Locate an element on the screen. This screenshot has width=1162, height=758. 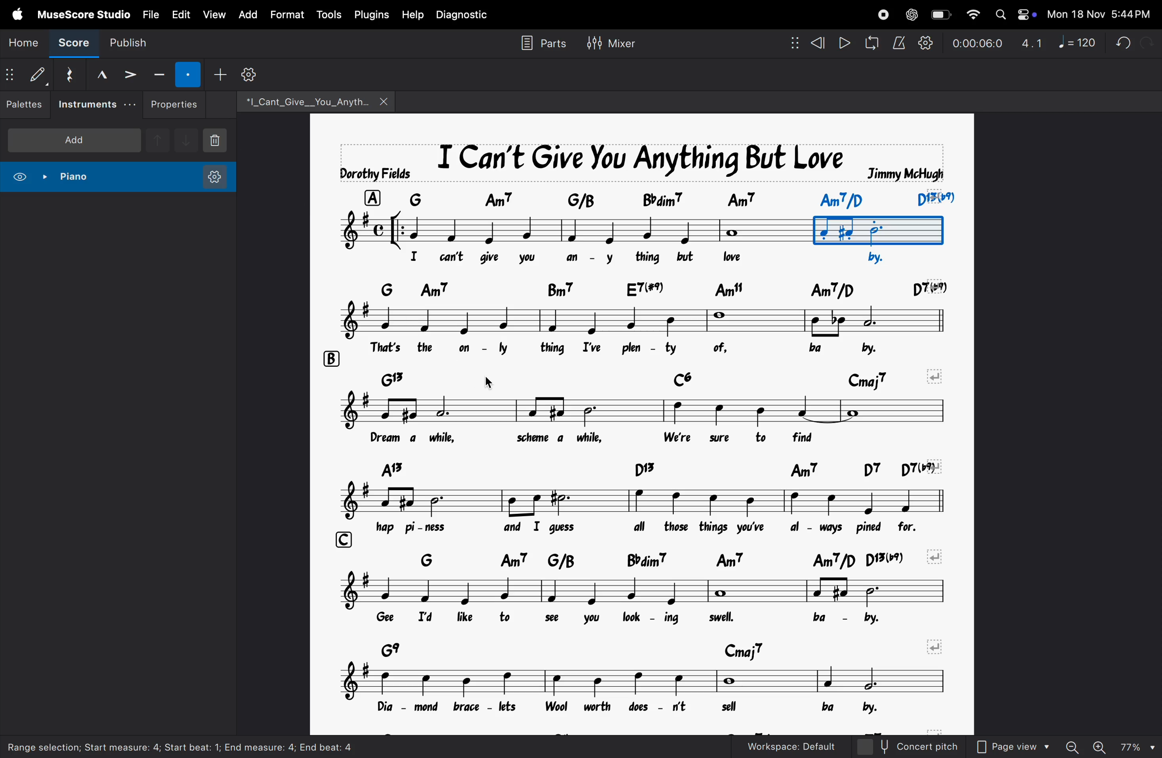
lyrics is located at coordinates (655, 257).